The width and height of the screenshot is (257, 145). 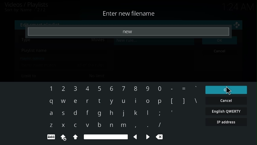 What do you see at coordinates (136, 137) in the screenshot?
I see `back` at bounding box center [136, 137].